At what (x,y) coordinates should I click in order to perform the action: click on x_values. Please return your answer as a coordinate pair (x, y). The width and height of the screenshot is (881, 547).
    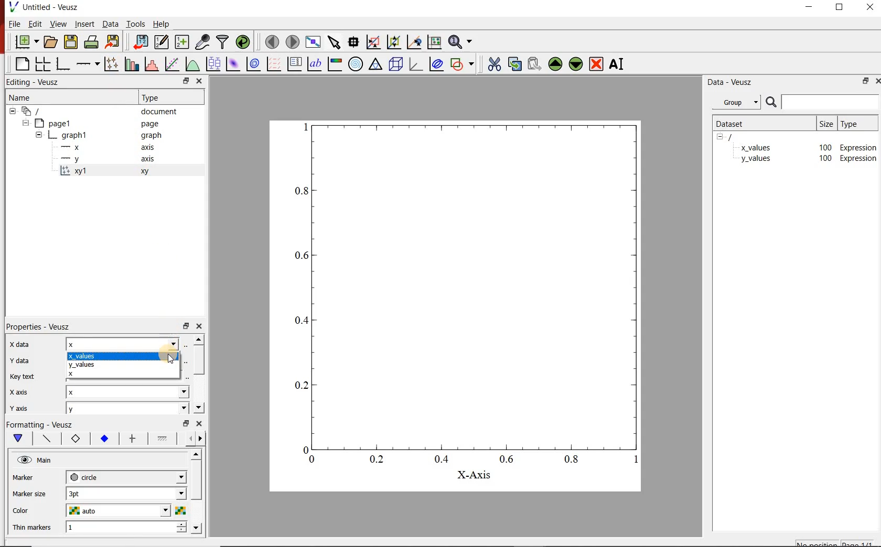
    Looking at the image, I should click on (121, 356).